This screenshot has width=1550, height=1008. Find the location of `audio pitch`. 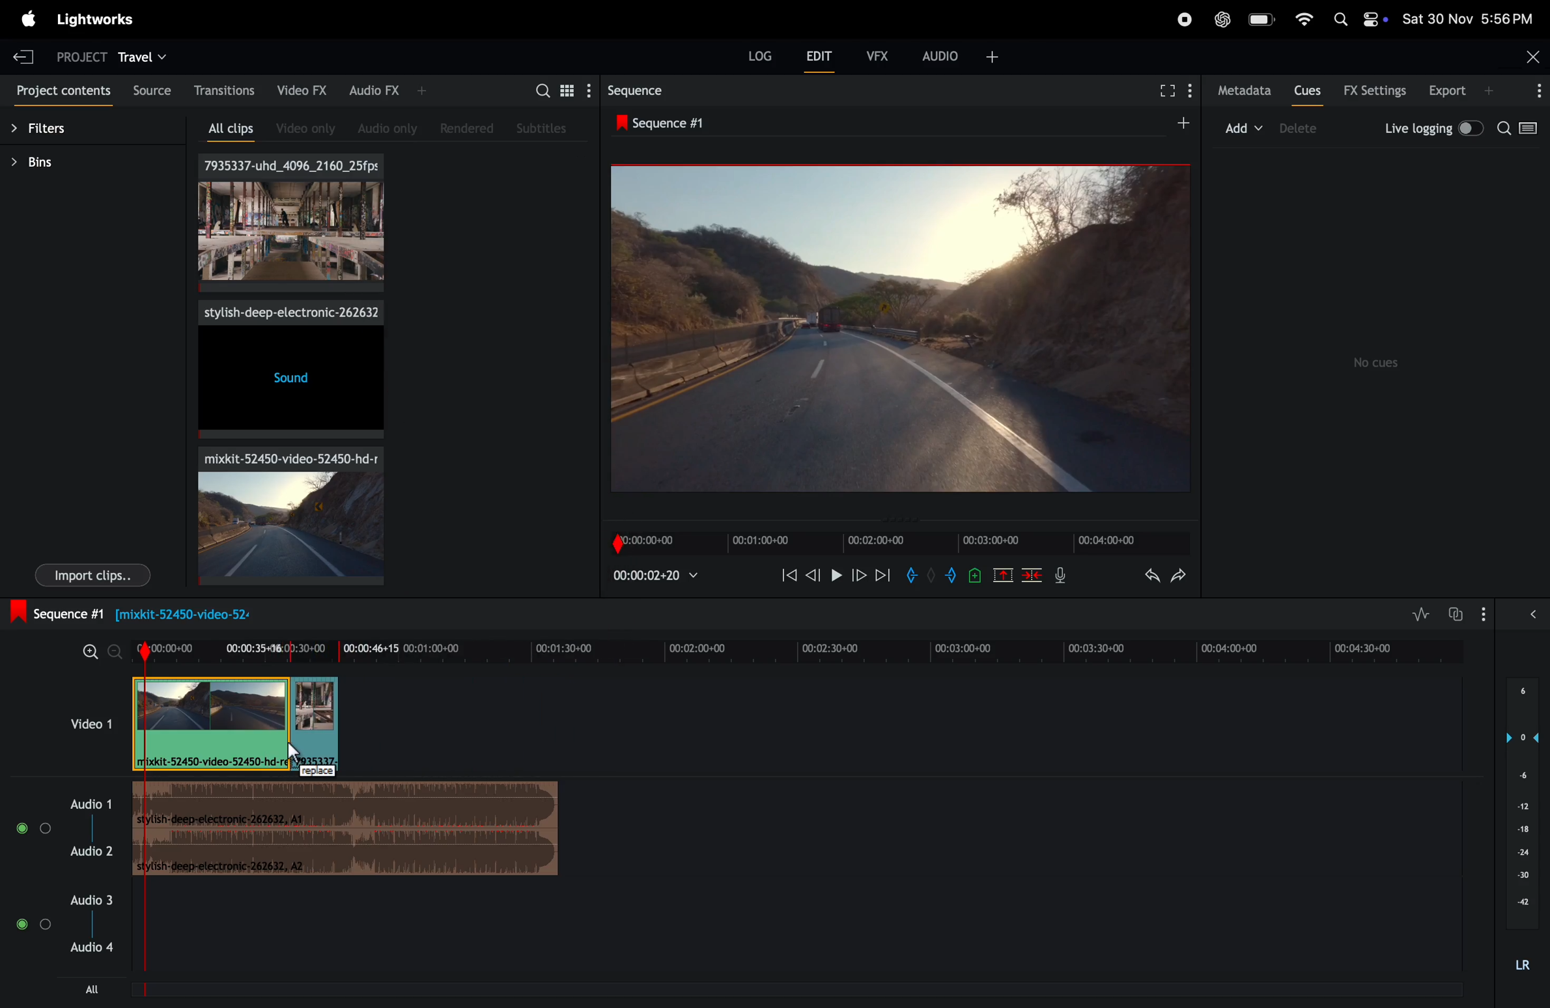

audio pitch is located at coordinates (1526, 826).